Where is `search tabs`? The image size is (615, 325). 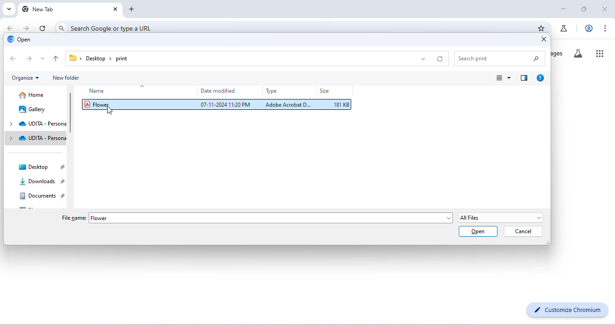
search tabs is located at coordinates (9, 9).